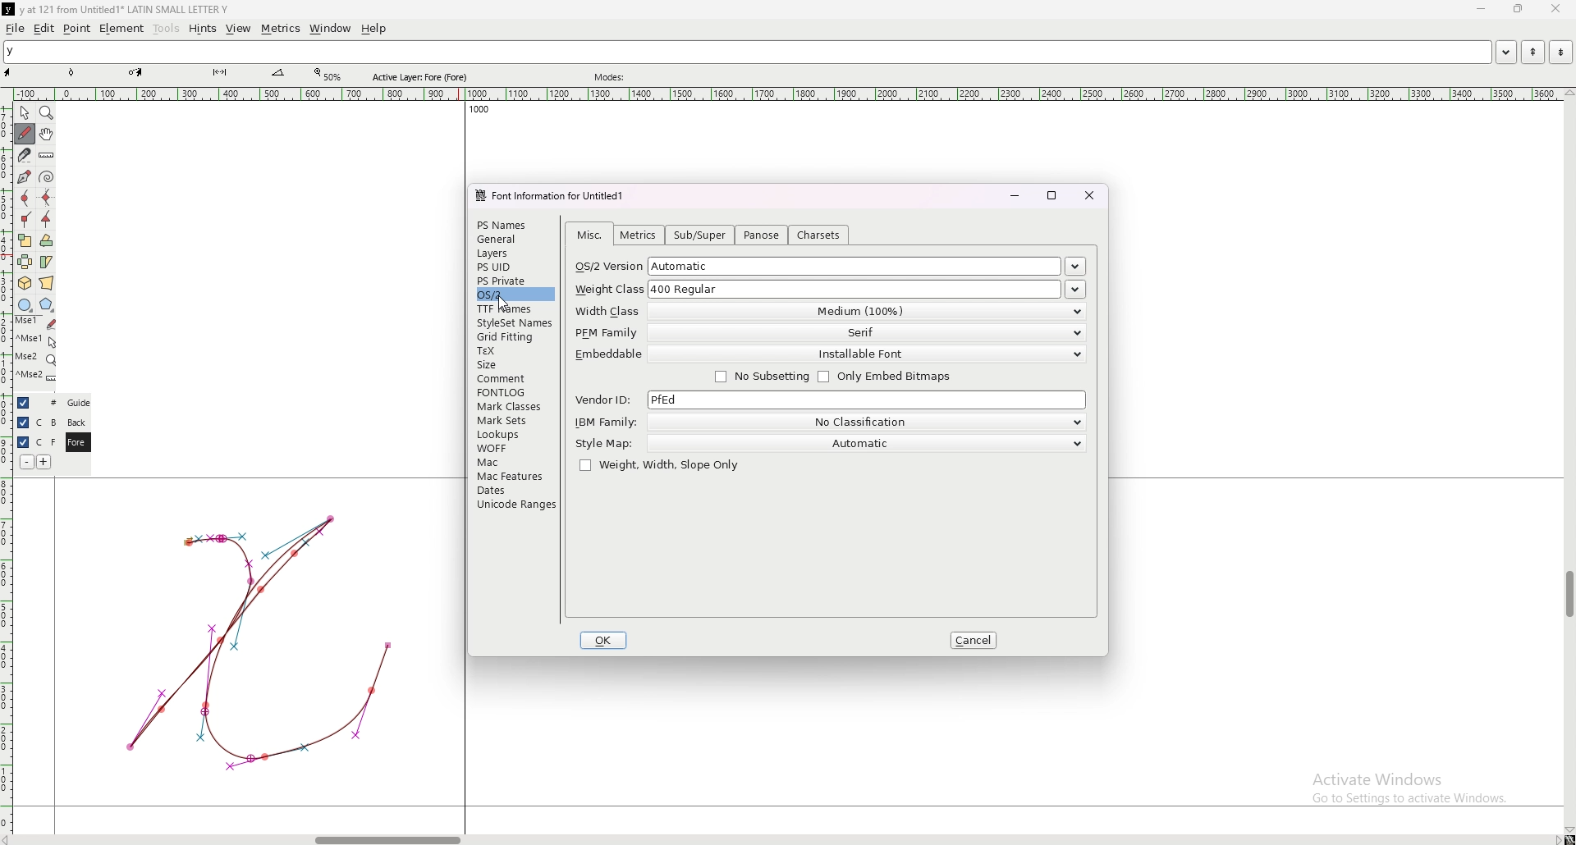 Image resolution: width=1576 pixels, height=845 pixels. What do you see at coordinates (513, 462) in the screenshot?
I see `mac` at bounding box center [513, 462].